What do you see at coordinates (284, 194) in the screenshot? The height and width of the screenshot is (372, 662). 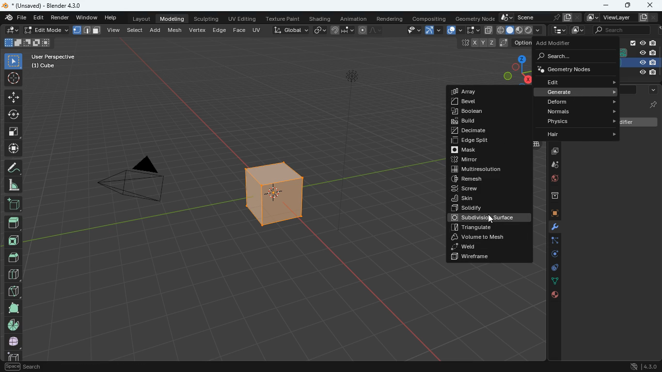 I see `cube` at bounding box center [284, 194].